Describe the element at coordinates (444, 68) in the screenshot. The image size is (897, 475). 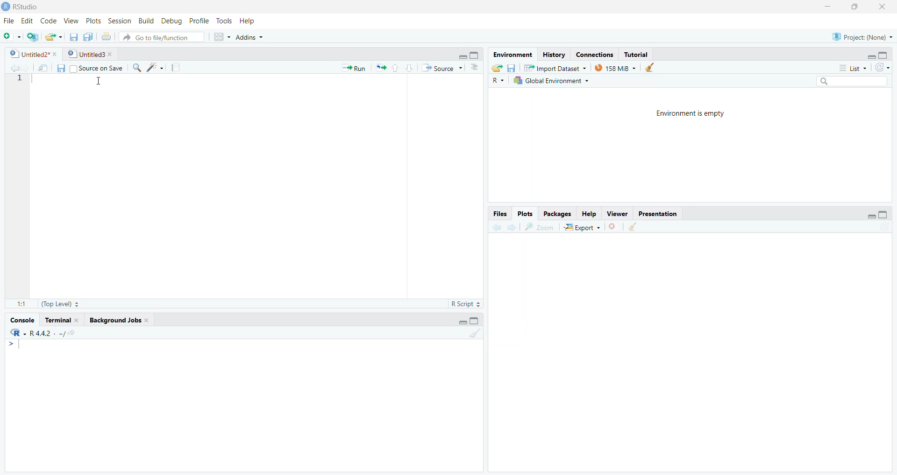
I see `+ Source` at that location.